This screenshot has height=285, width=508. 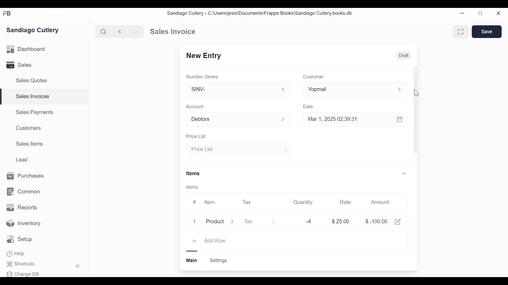 What do you see at coordinates (480, 13) in the screenshot?
I see `Toggle between form and full width` at bounding box center [480, 13].